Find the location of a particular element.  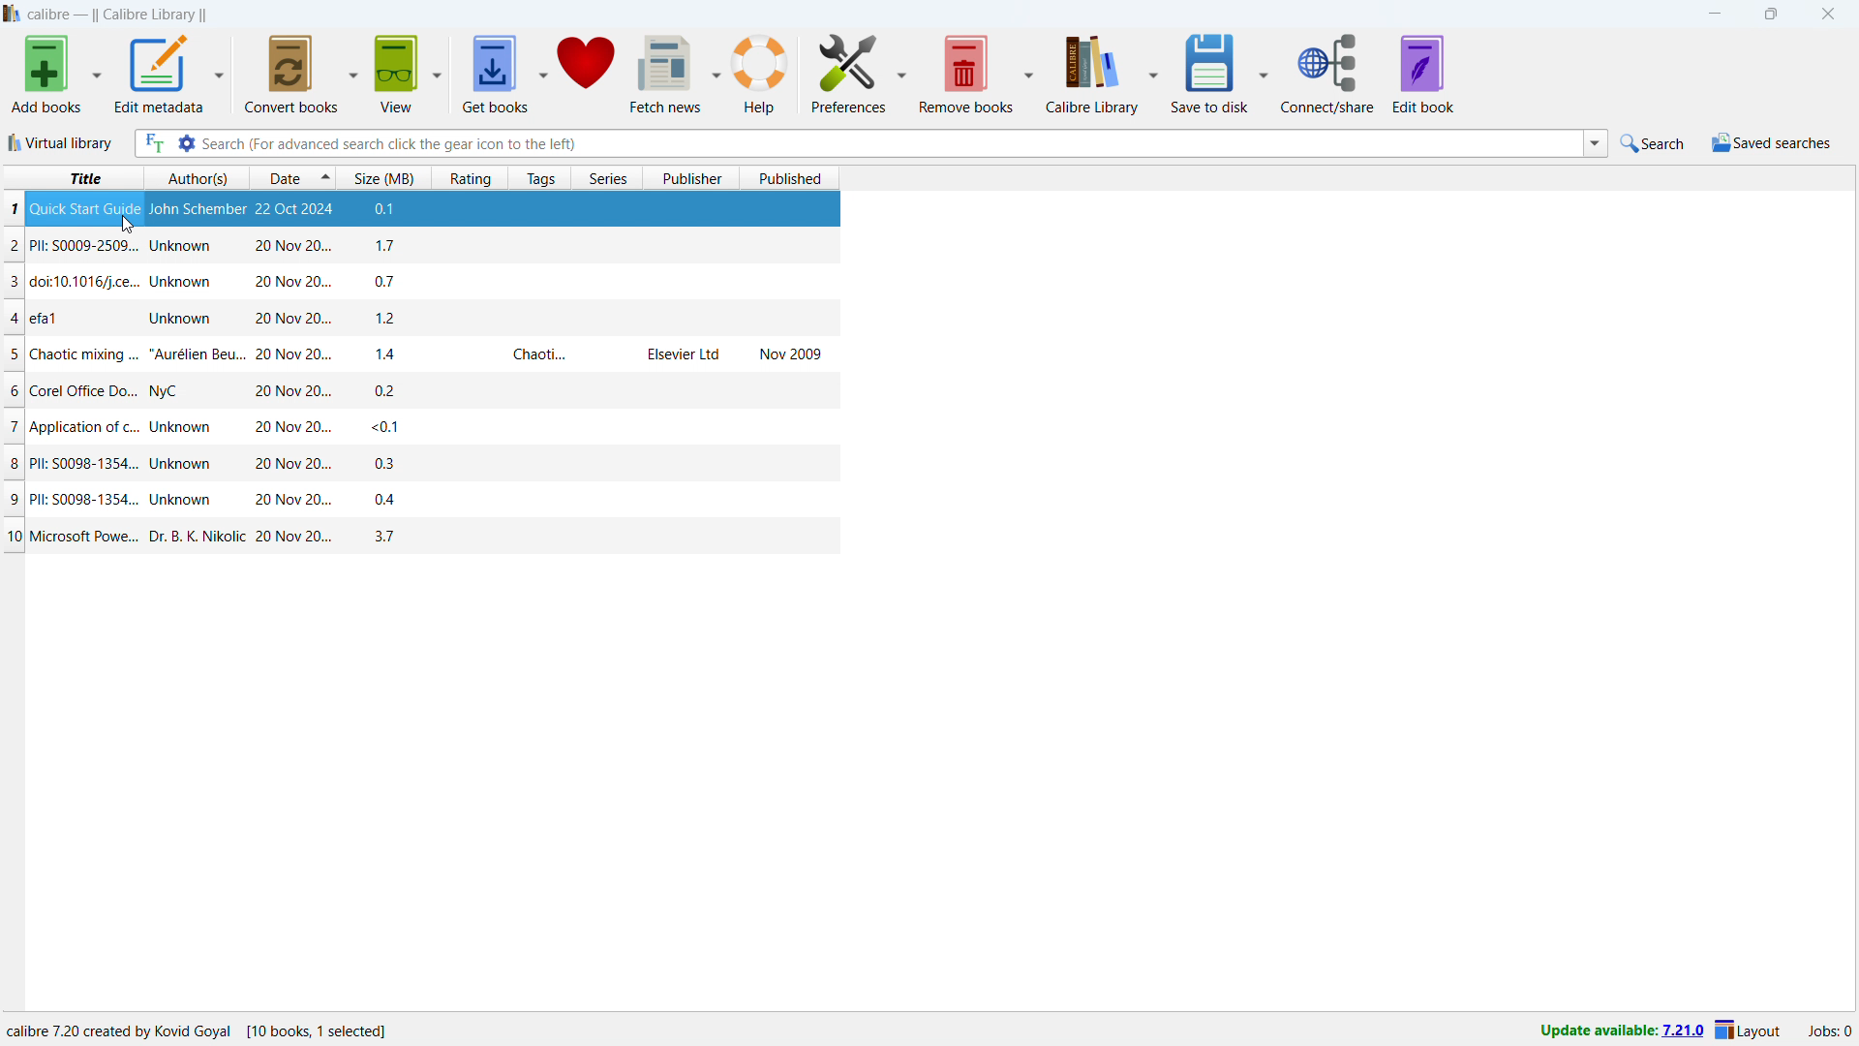

one book entry is located at coordinates (421, 536).